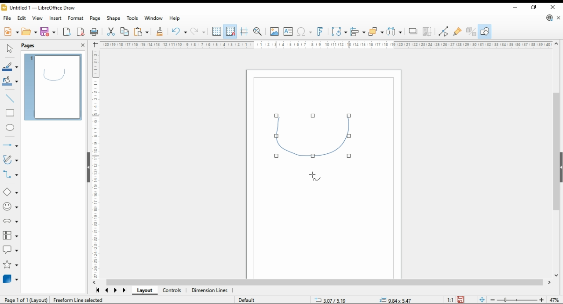 The image size is (563, 304). What do you see at coordinates (274, 32) in the screenshot?
I see `insert image` at bounding box center [274, 32].